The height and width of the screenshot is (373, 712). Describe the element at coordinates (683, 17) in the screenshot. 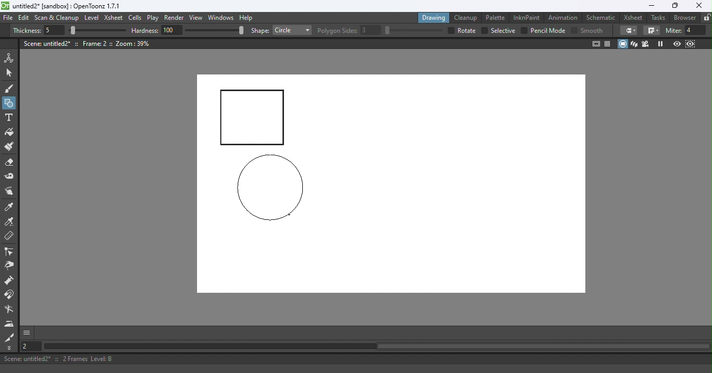

I see `Browser` at that location.